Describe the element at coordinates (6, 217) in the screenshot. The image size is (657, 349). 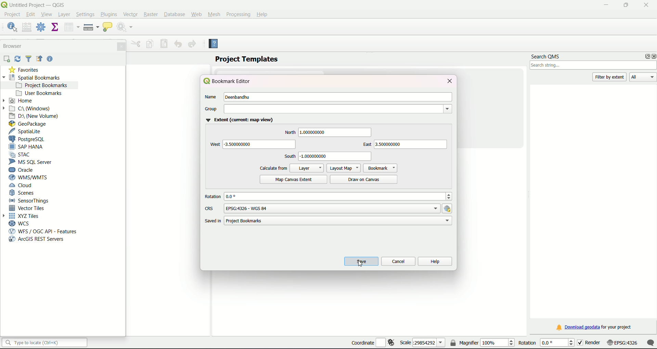
I see `Arrow` at that location.